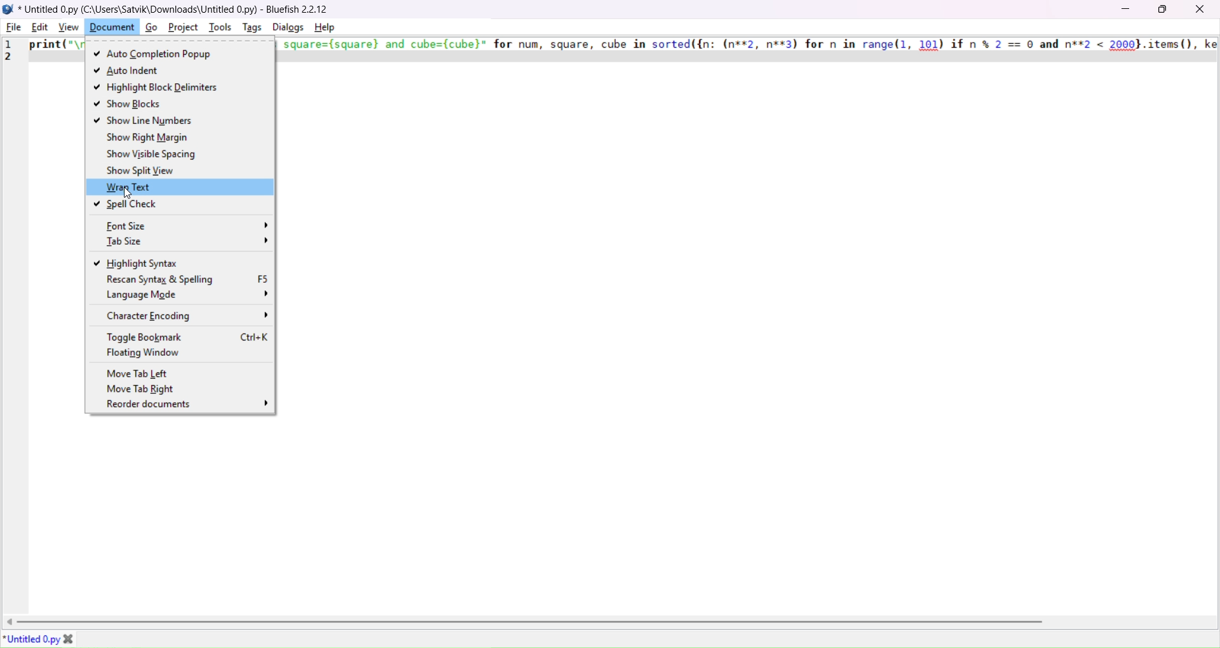  I want to click on move tab left, so click(141, 374).